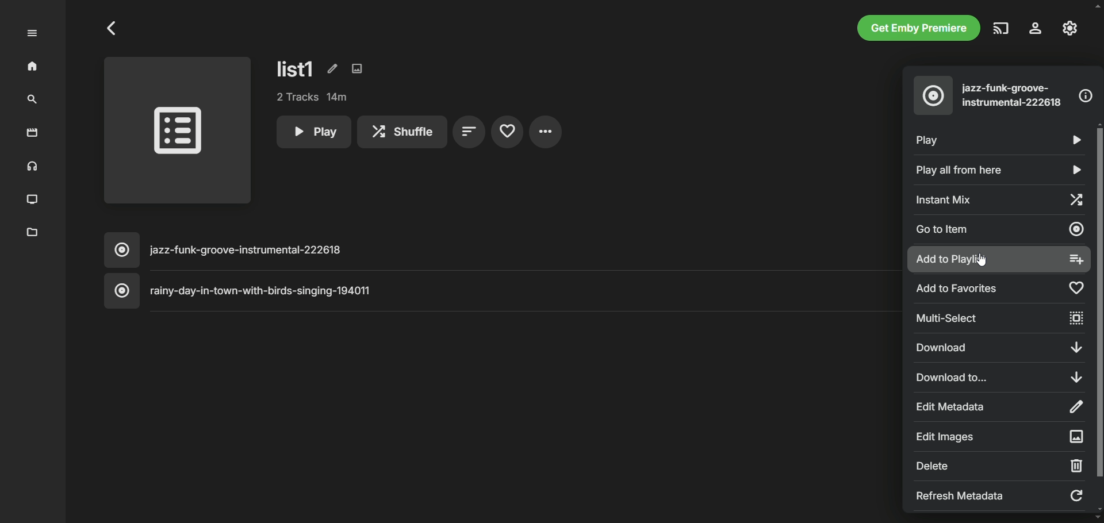 Image resolution: width=1104 pixels, height=523 pixels. I want to click on search, so click(32, 100).